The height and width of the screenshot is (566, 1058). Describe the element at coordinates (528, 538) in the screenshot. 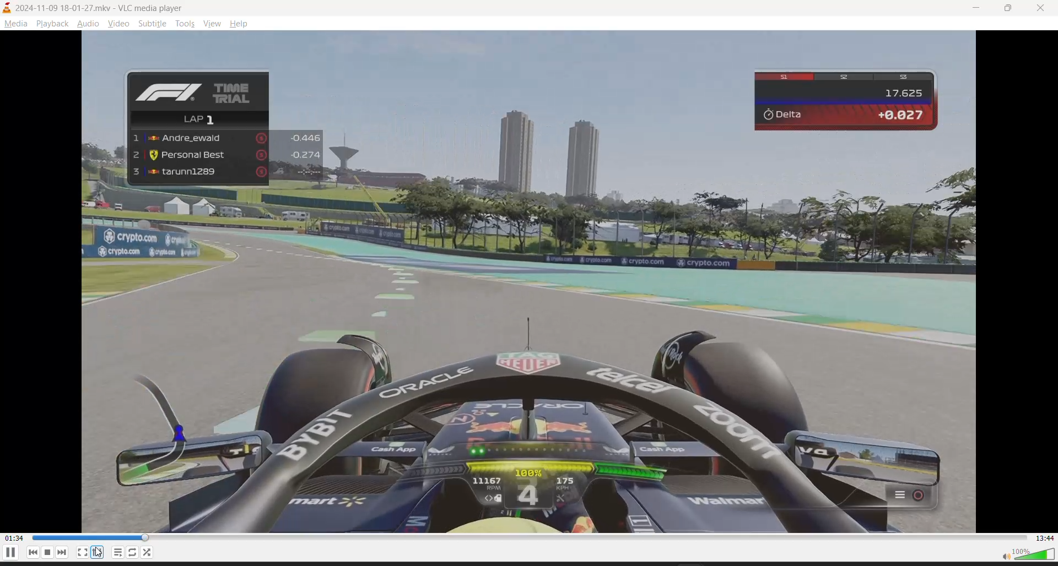

I see `track slider` at that location.